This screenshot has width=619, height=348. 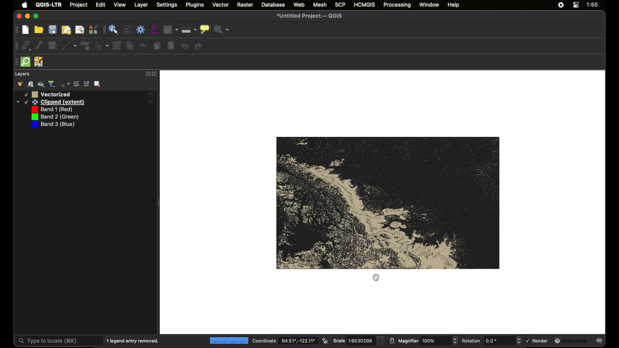 What do you see at coordinates (25, 30) in the screenshot?
I see `new` at bounding box center [25, 30].